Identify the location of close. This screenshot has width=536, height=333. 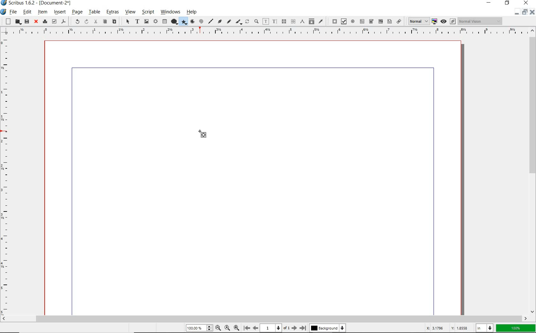
(36, 22).